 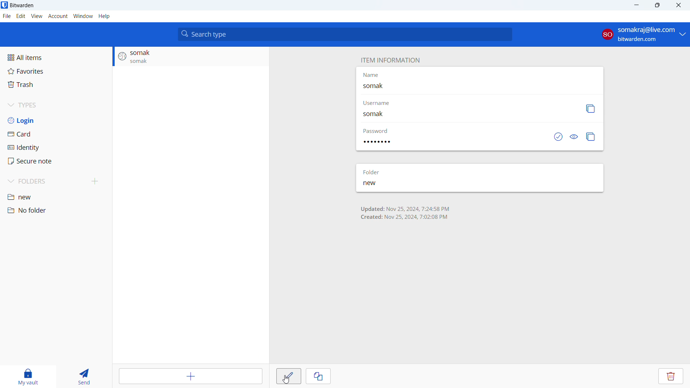 What do you see at coordinates (20, 16) in the screenshot?
I see `edit` at bounding box center [20, 16].